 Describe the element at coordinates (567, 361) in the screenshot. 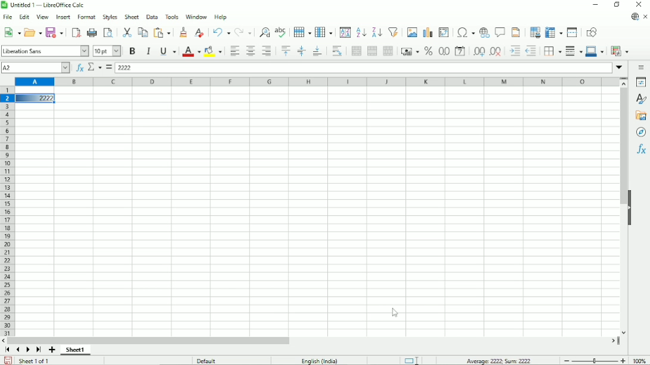

I see `zoom out` at that location.